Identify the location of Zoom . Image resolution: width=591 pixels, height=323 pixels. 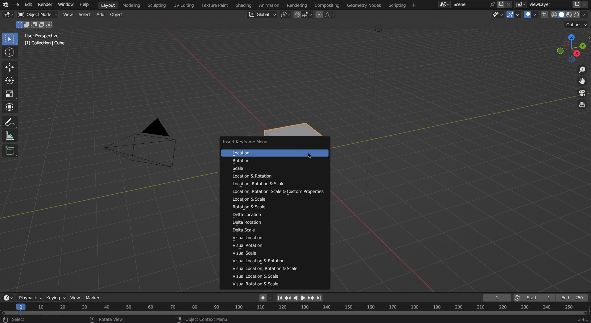
(583, 69).